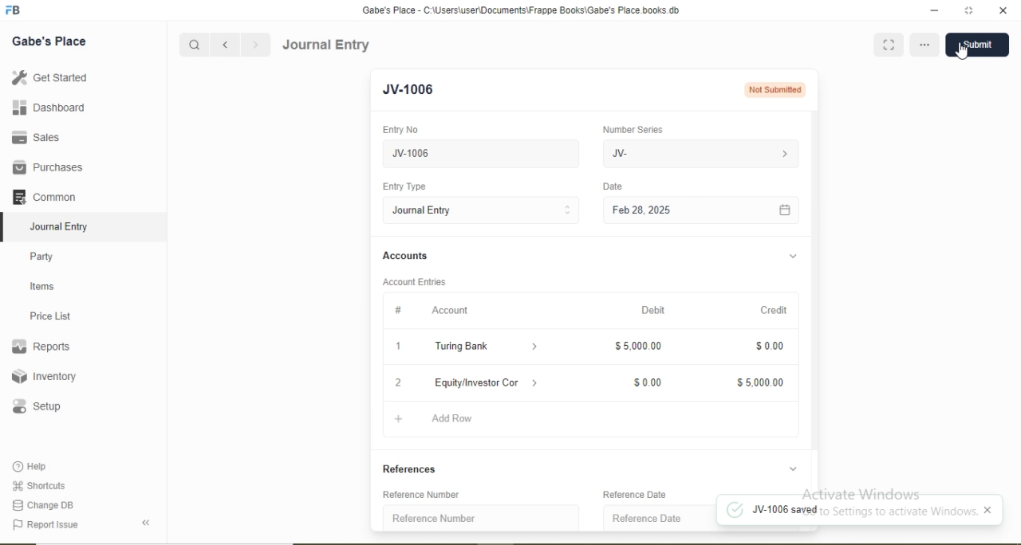 Image resolution: width=1021 pixels, height=545 pixels. What do you see at coordinates (452, 418) in the screenshot?
I see `Add Row` at bounding box center [452, 418].